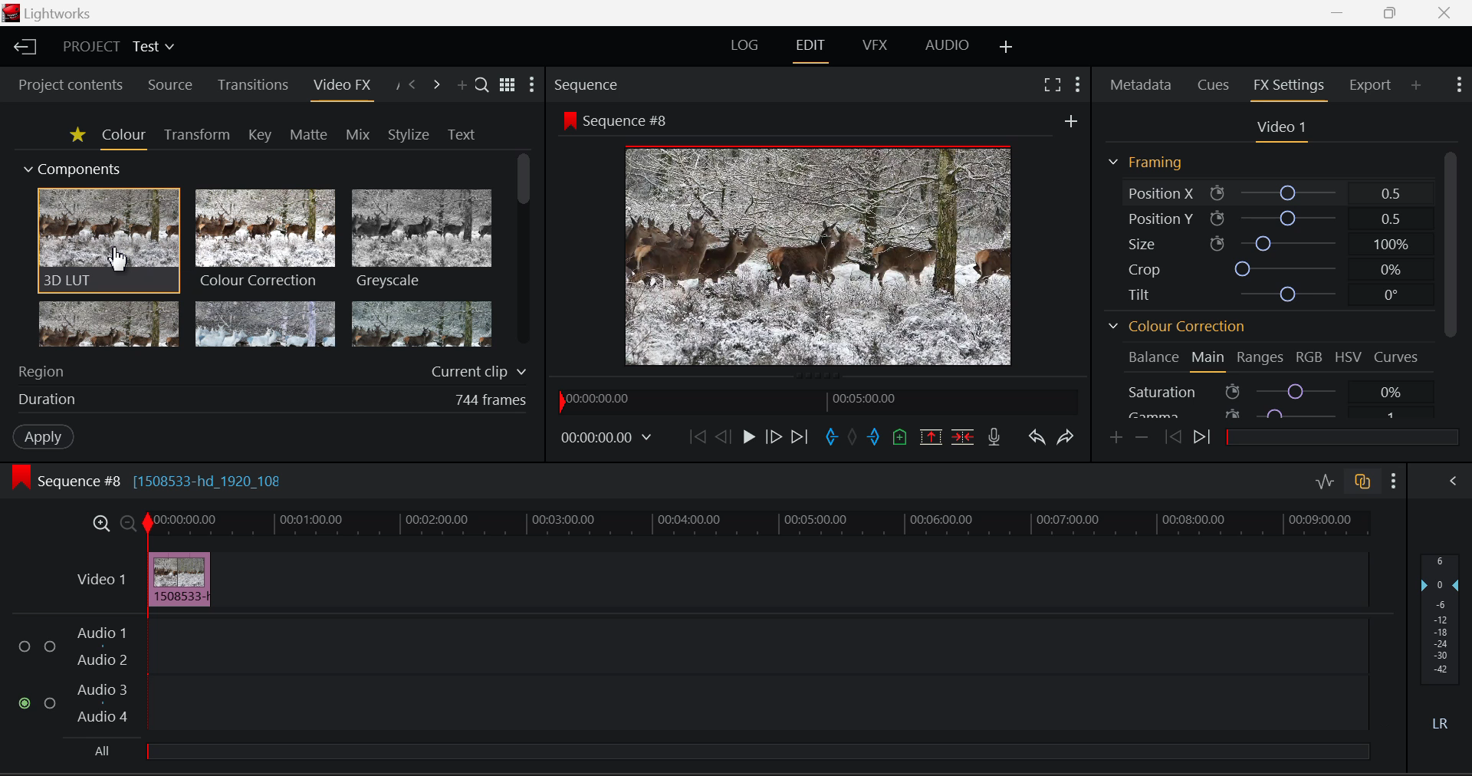 The height and width of the screenshot is (776, 1472). I want to click on Timeline Zoom In, so click(100, 523).